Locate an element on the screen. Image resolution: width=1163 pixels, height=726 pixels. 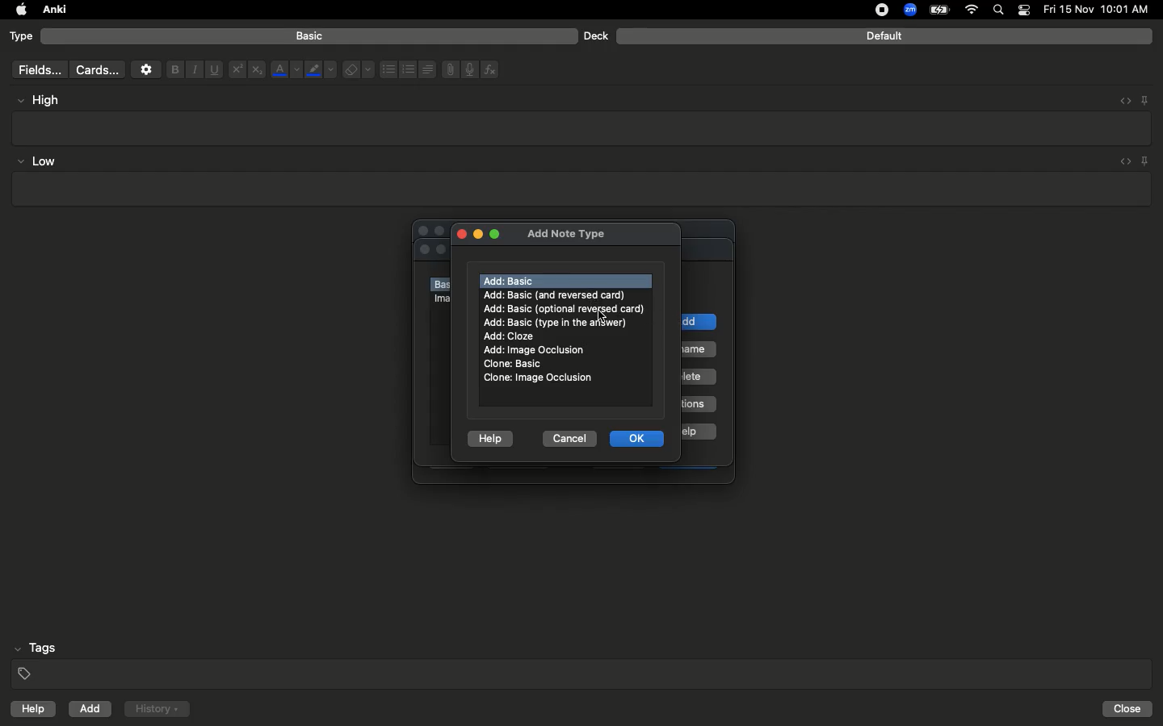
Pin is located at coordinates (1146, 161).